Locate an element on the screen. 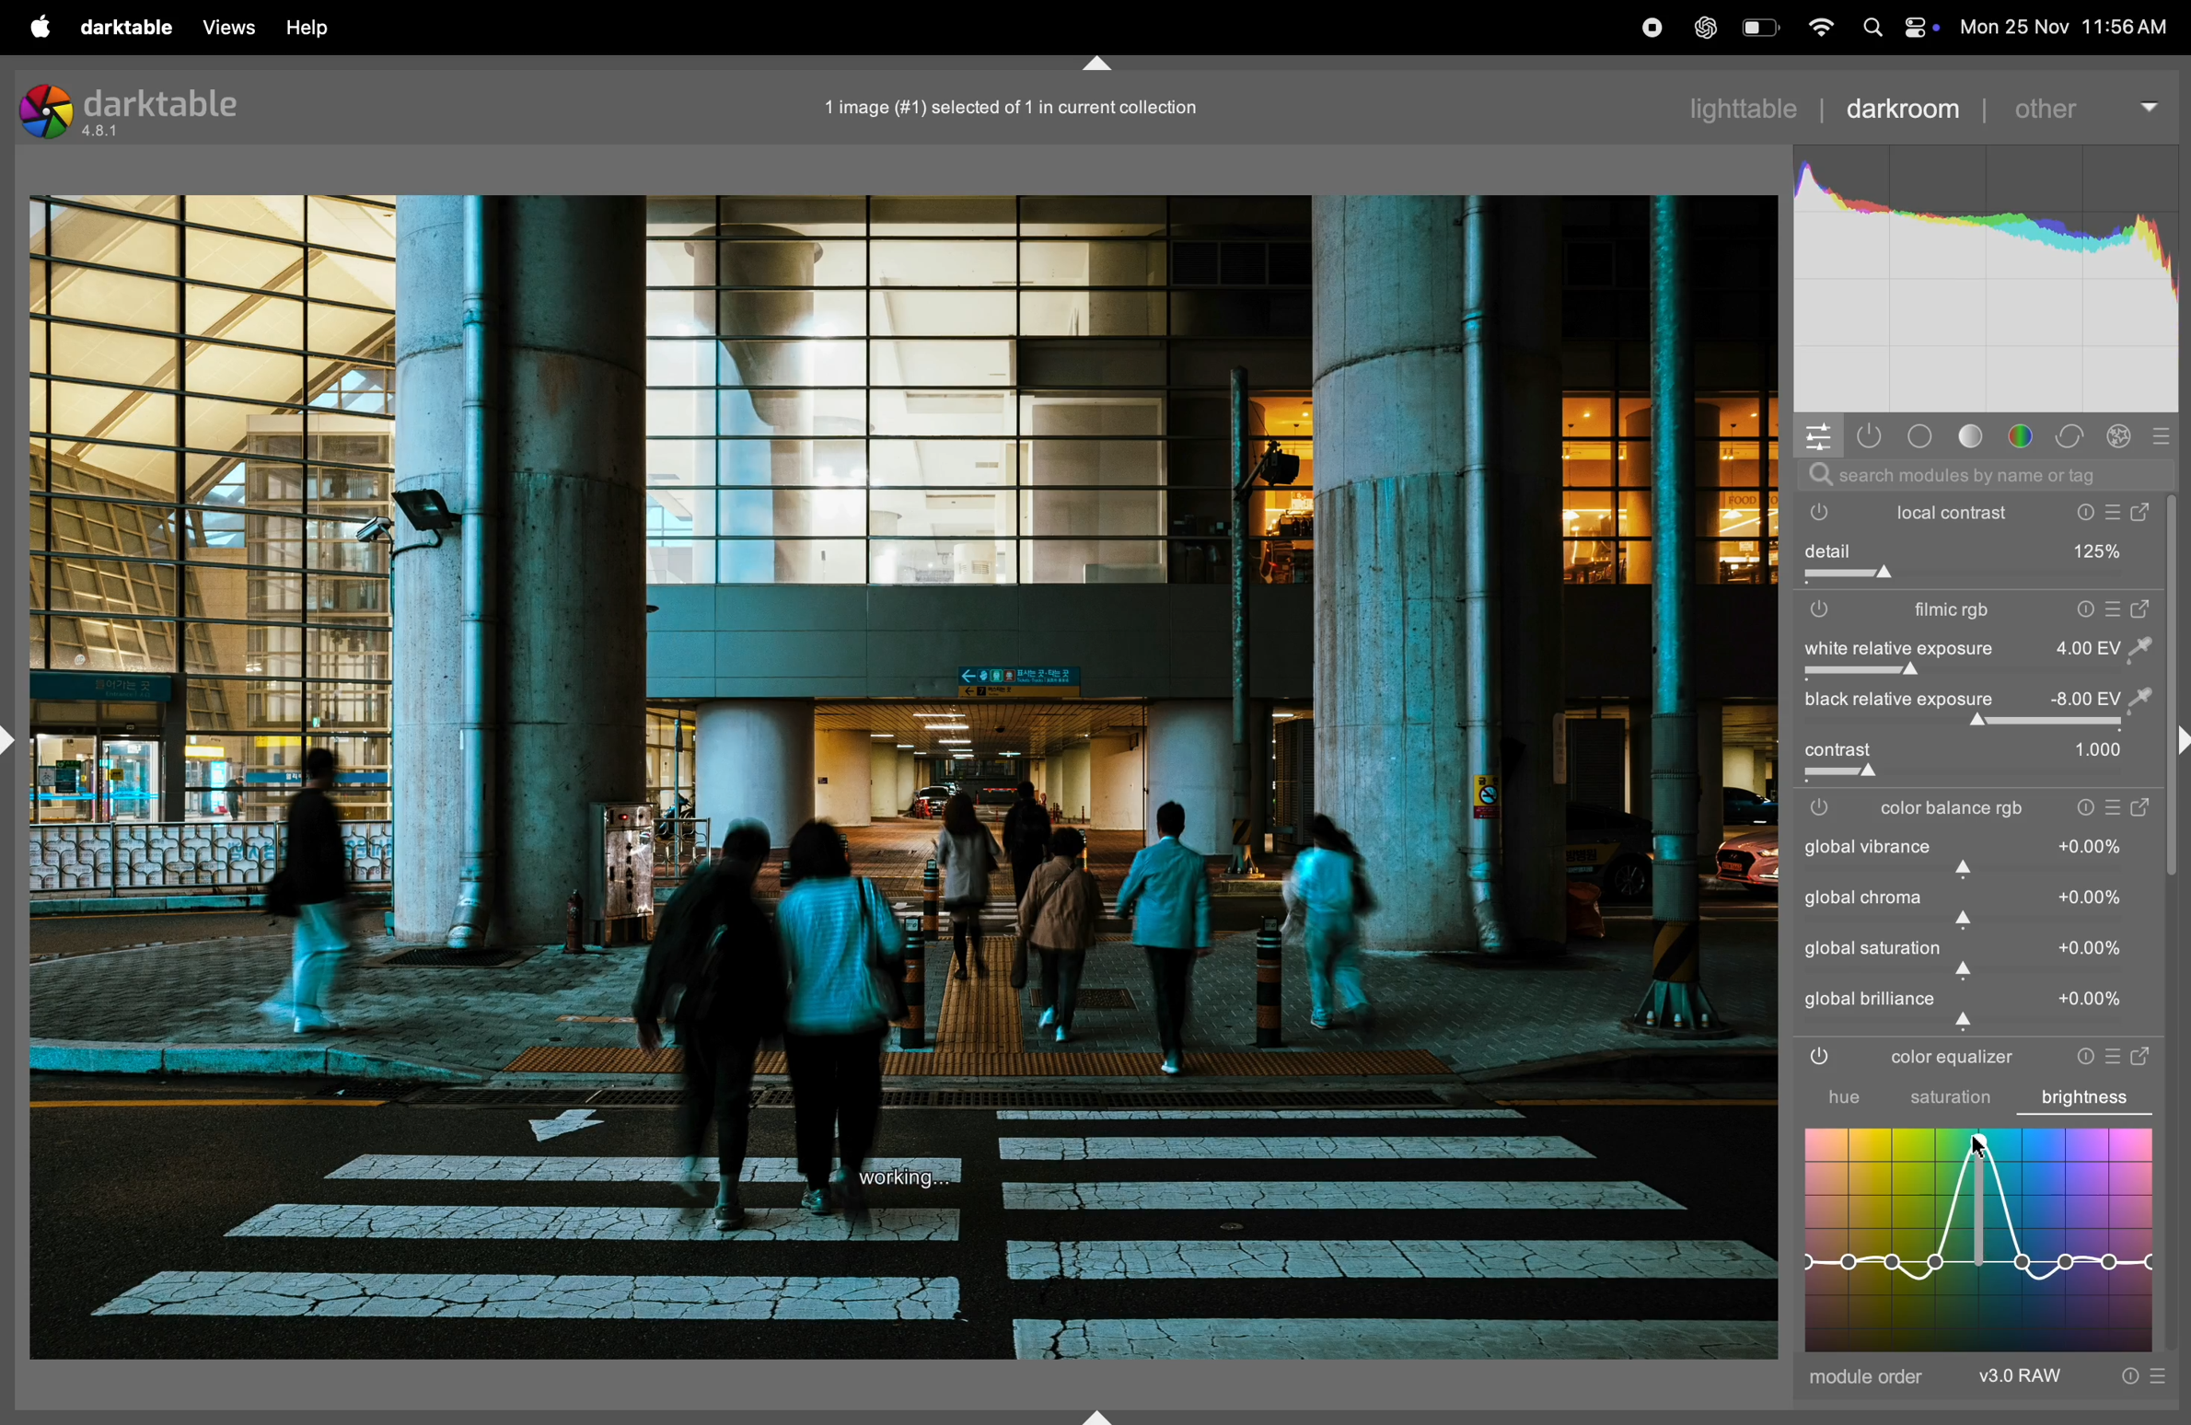 This screenshot has height=1425, width=2191. Collapse or expand  is located at coordinates (1098, 1409).